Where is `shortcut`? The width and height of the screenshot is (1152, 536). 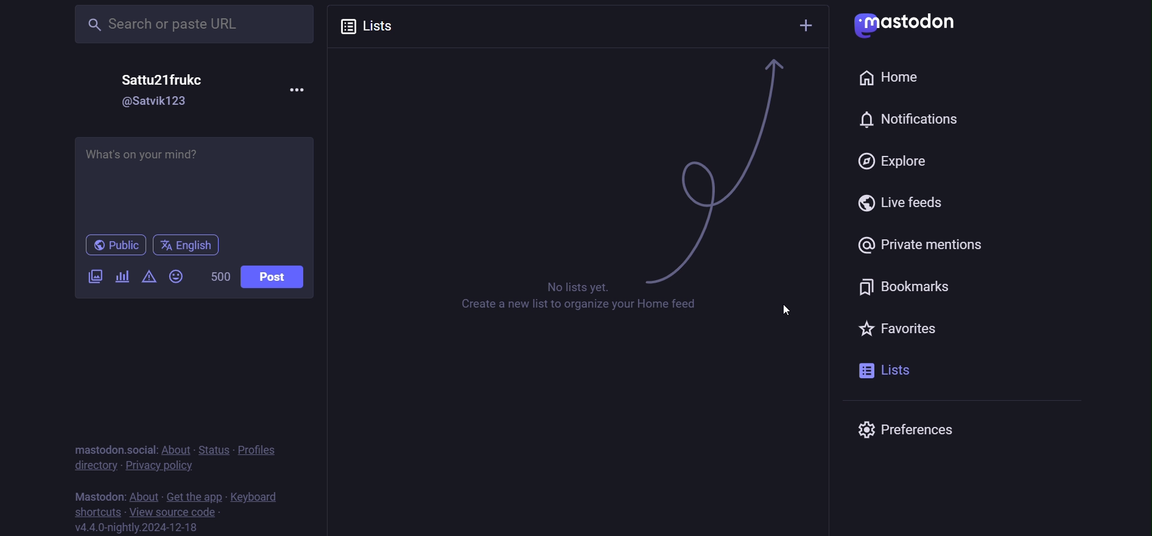
shortcut is located at coordinates (94, 512).